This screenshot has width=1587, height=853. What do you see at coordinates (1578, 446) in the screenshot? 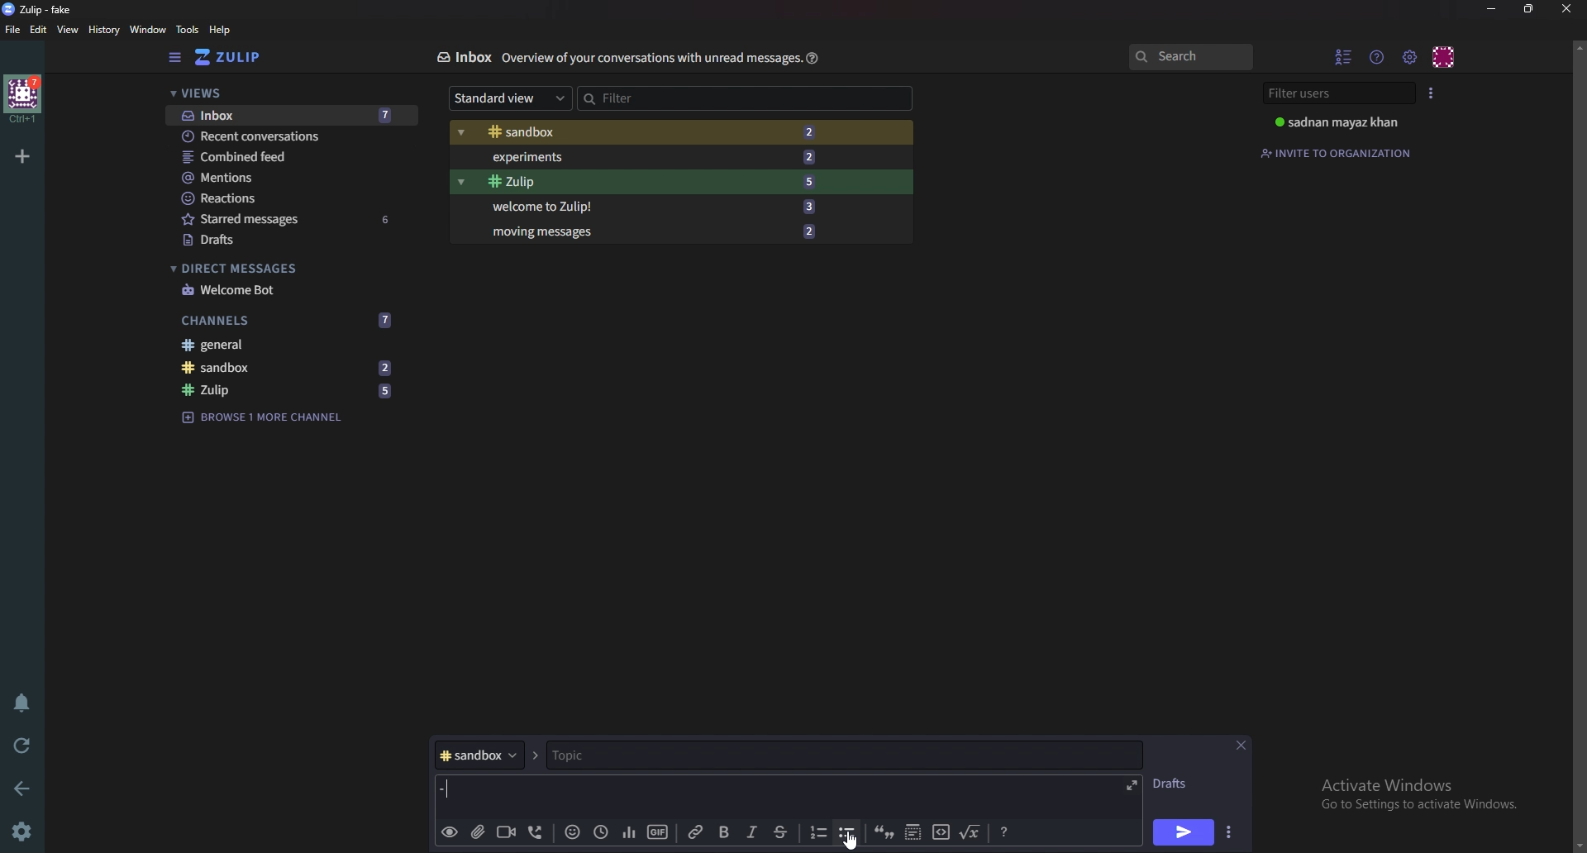
I see `Scroll bar` at bounding box center [1578, 446].